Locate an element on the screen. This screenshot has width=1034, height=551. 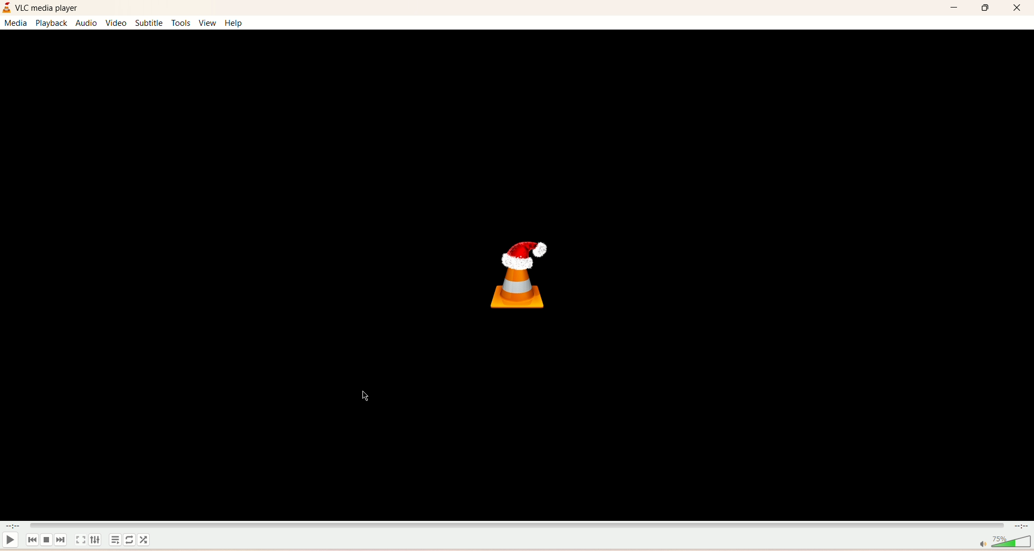
cursor is located at coordinates (367, 397).